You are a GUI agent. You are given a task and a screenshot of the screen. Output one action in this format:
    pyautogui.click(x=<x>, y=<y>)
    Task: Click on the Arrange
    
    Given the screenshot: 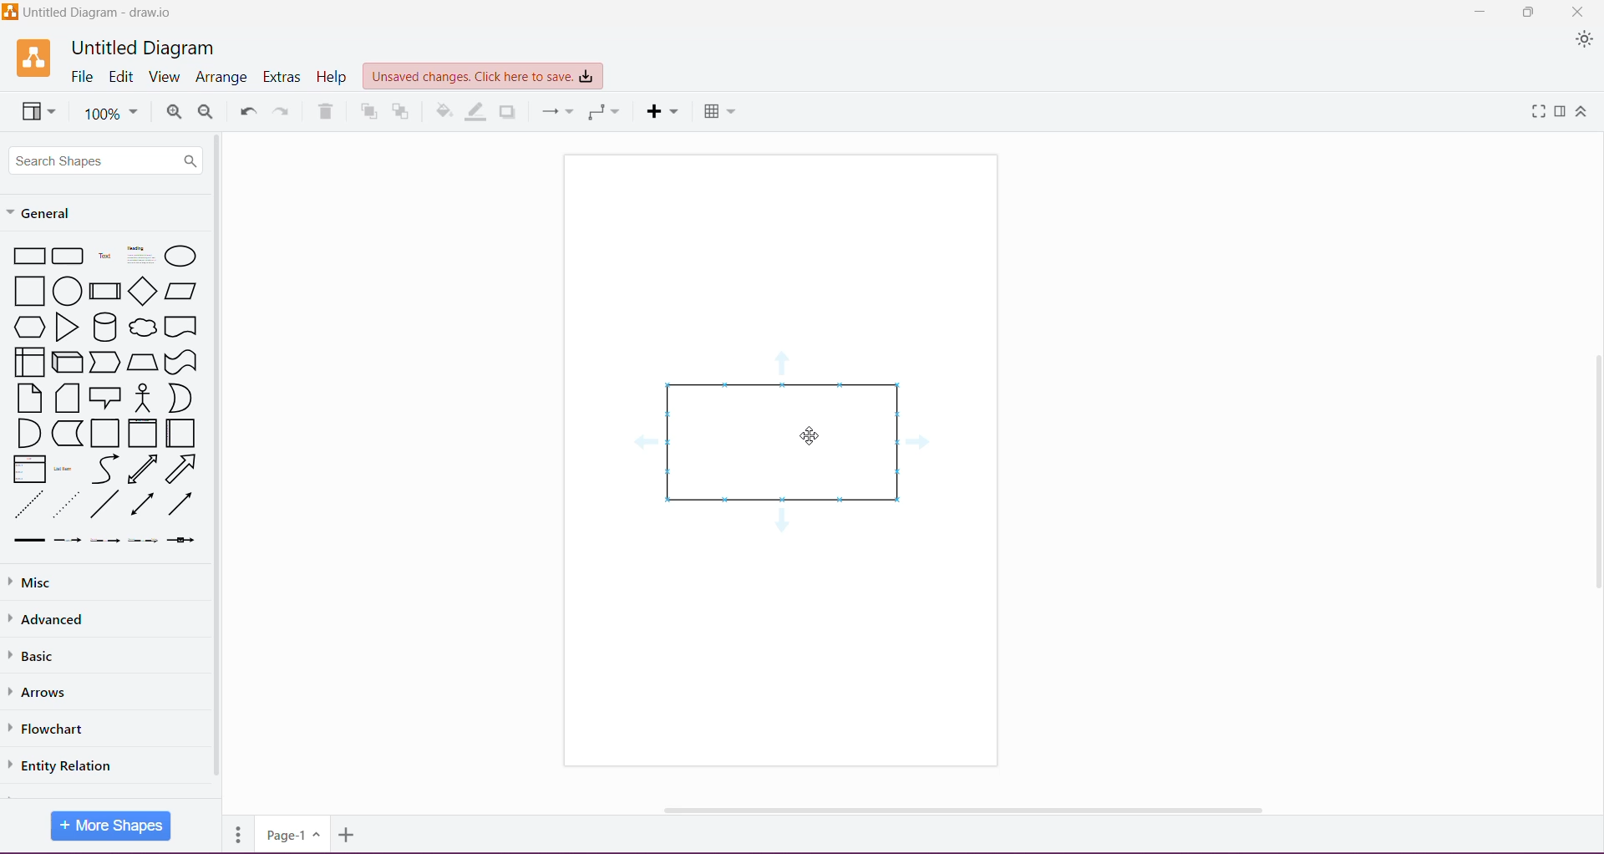 What is the action you would take?
    pyautogui.click(x=221, y=78)
    